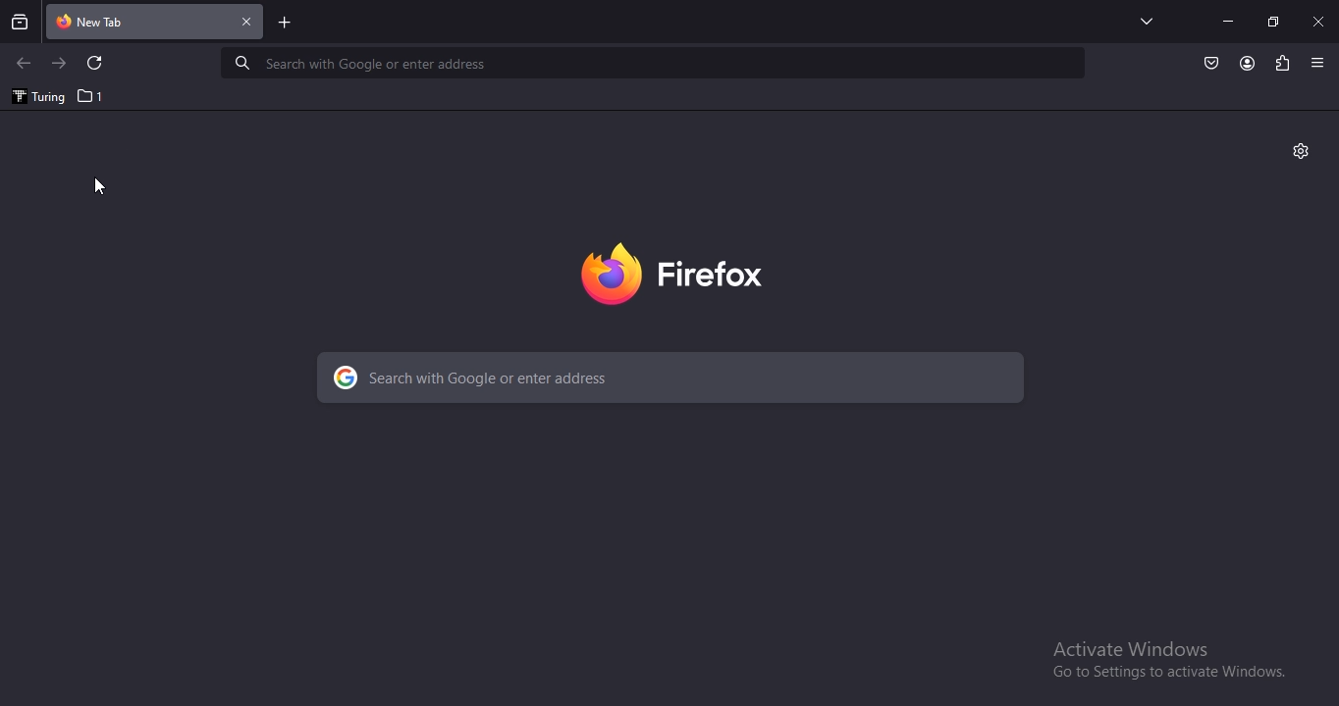  What do you see at coordinates (1246, 65) in the screenshot?
I see `account profile` at bounding box center [1246, 65].